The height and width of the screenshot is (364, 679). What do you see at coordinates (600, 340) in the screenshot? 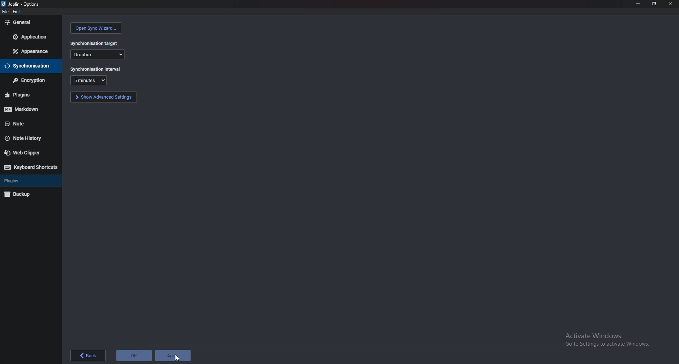
I see `Activate Windows` at bounding box center [600, 340].